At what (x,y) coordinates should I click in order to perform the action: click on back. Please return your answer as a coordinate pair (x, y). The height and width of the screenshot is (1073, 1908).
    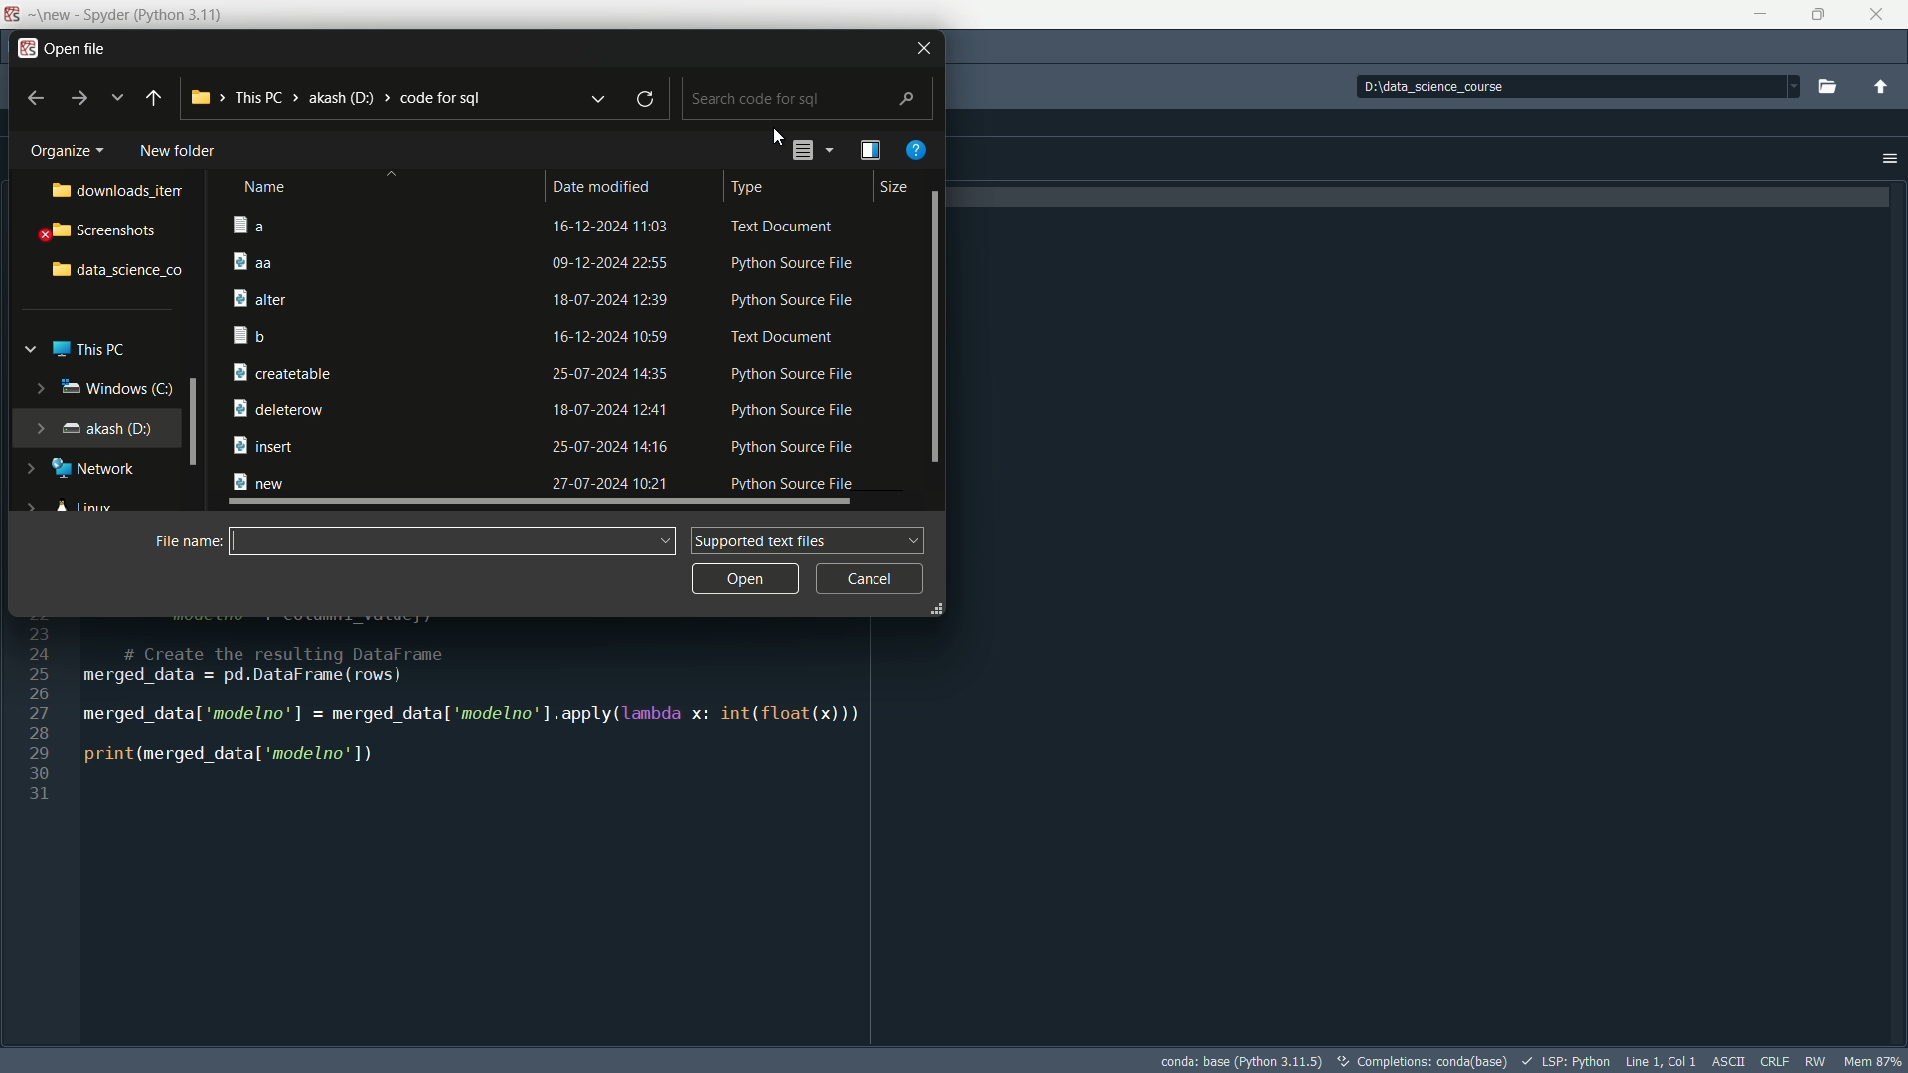
    Looking at the image, I should click on (153, 99).